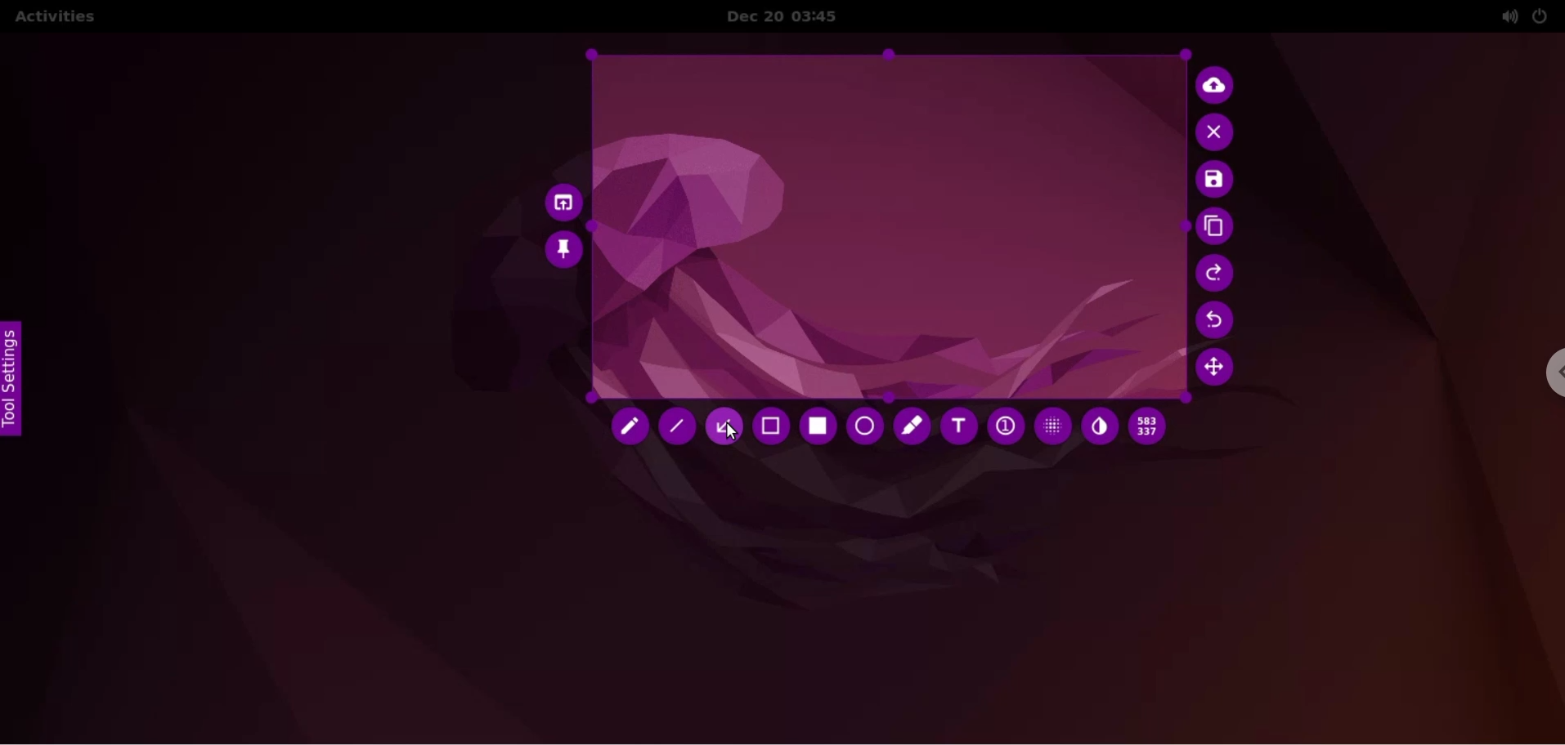  I want to click on text, so click(959, 430).